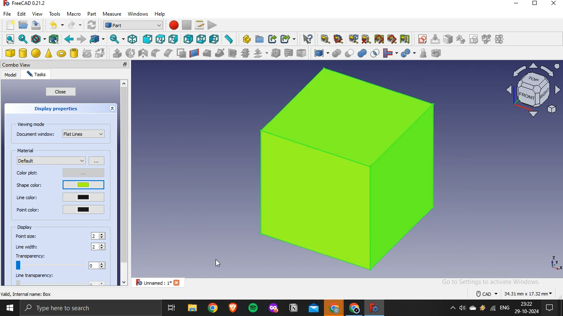 Image resolution: width=563 pixels, height=316 pixels. I want to click on what's this, so click(307, 39).